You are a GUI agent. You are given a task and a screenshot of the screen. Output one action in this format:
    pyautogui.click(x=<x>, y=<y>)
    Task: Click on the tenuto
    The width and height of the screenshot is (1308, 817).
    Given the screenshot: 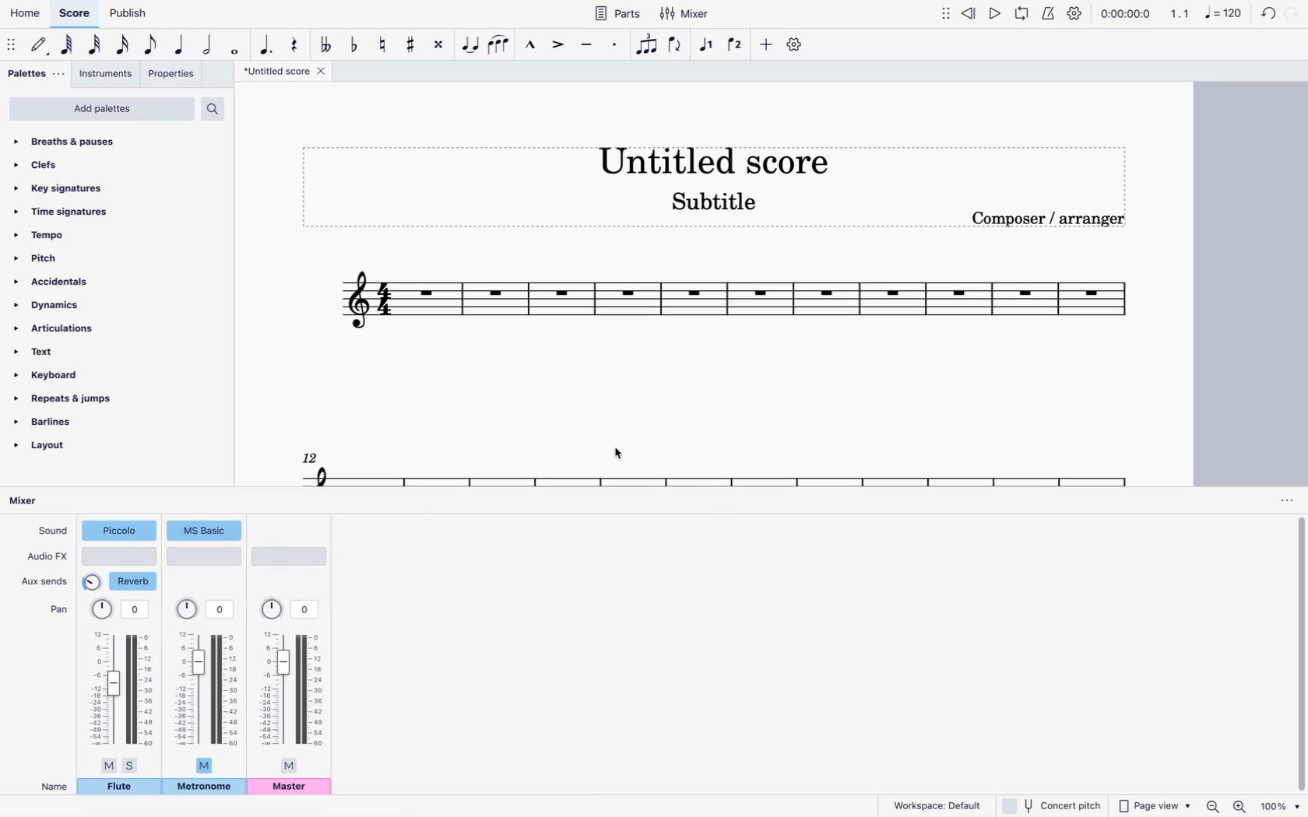 What is the action you would take?
    pyautogui.click(x=588, y=44)
    